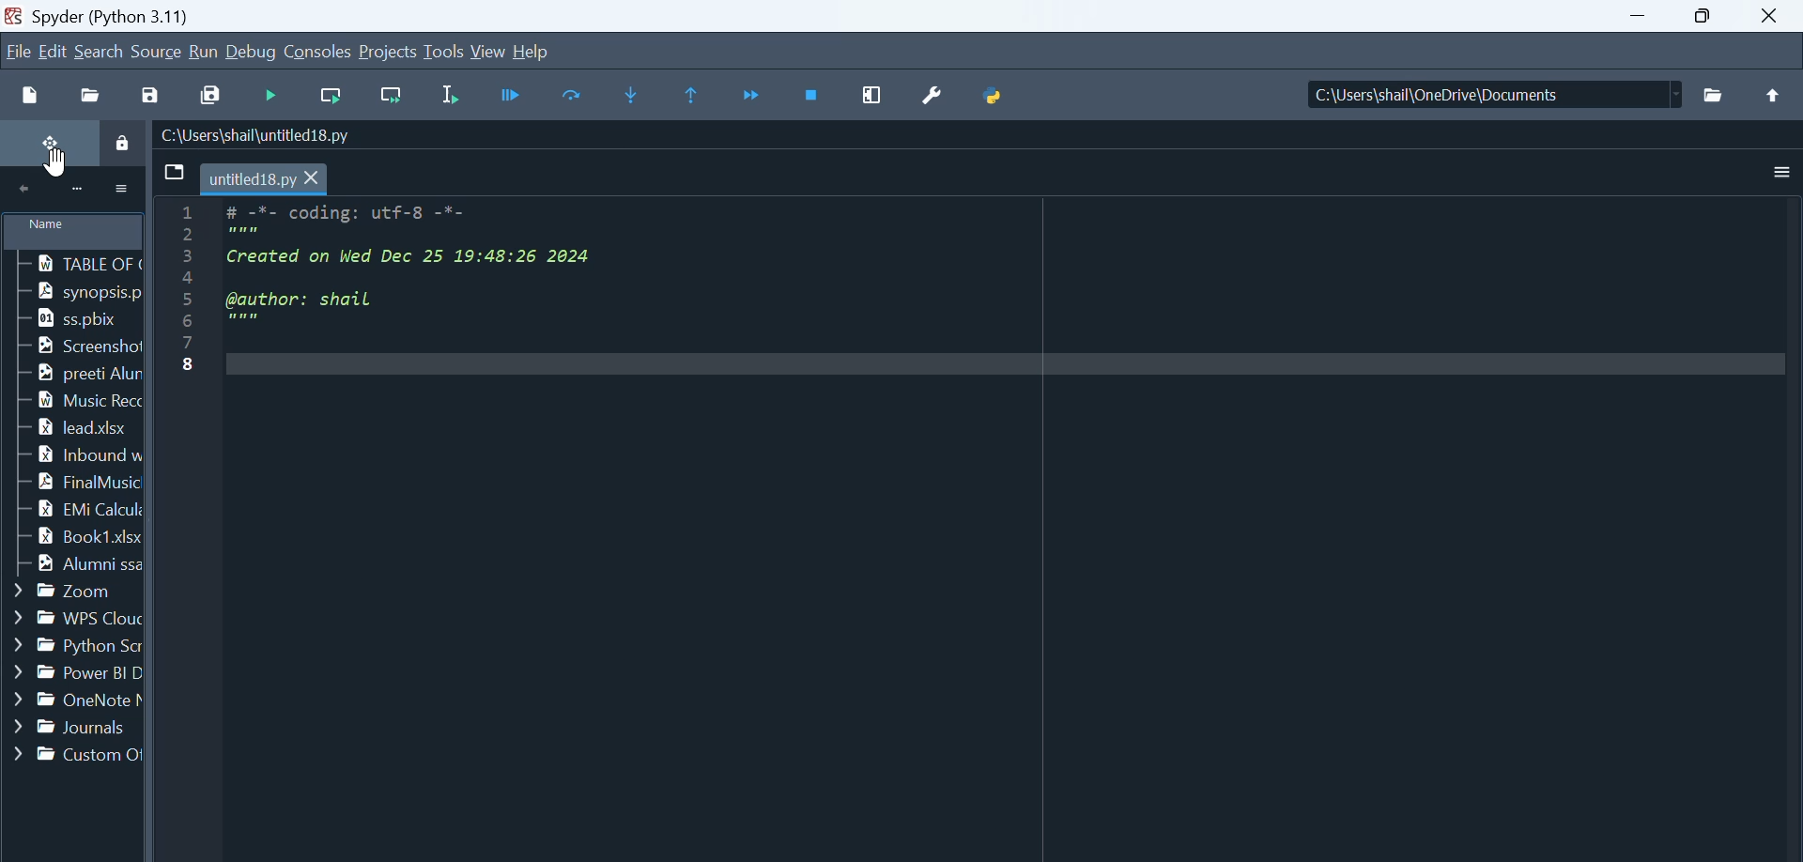  I want to click on New, so click(30, 94).